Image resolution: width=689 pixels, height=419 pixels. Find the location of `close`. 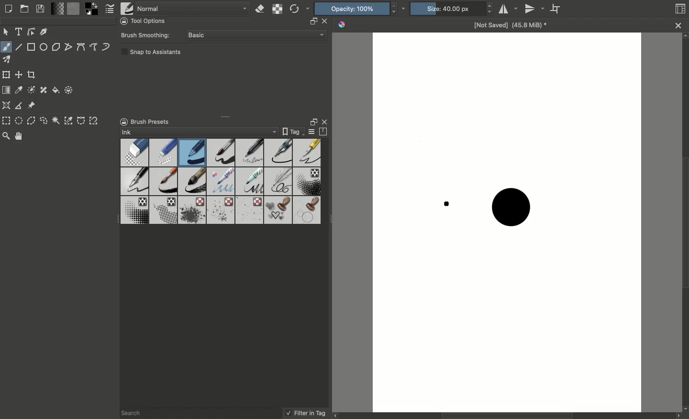

close is located at coordinates (678, 26).